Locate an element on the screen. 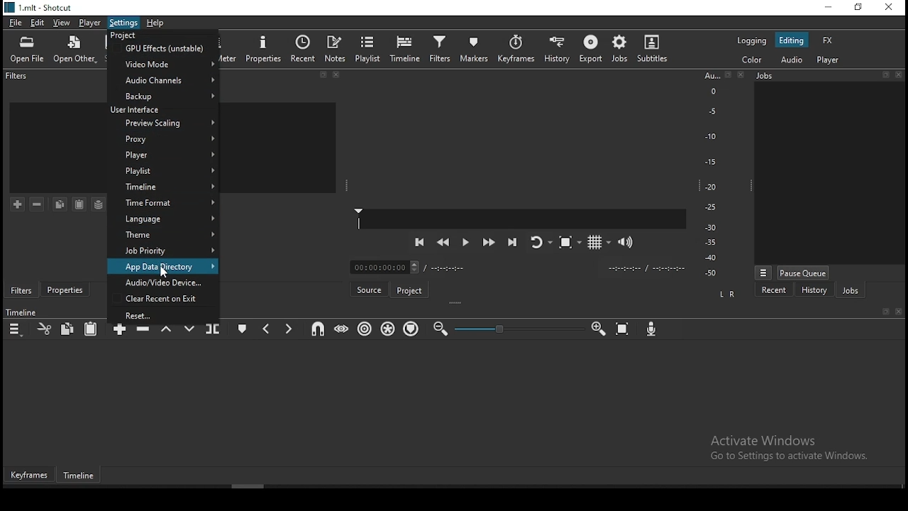 The width and height of the screenshot is (908, 511). Bookmark is located at coordinates (885, 74).